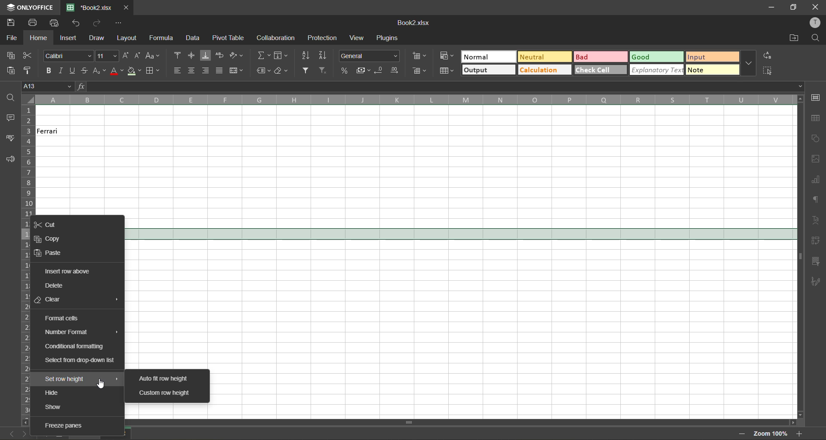  What do you see at coordinates (69, 37) in the screenshot?
I see `insert` at bounding box center [69, 37].